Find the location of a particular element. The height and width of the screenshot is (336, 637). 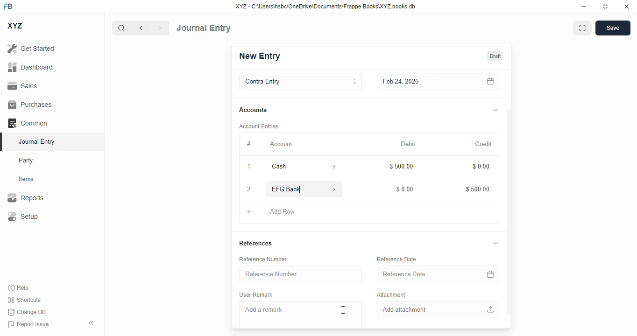

debit is located at coordinates (408, 144).